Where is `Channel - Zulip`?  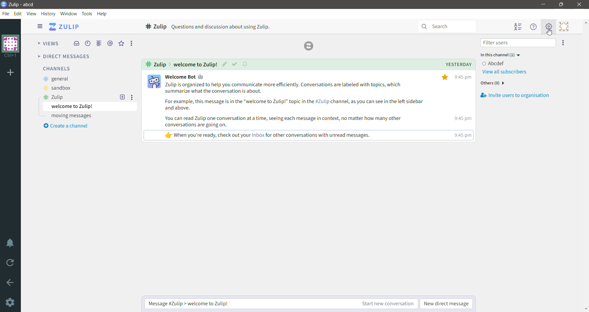 Channel - Zulip is located at coordinates (154, 65).